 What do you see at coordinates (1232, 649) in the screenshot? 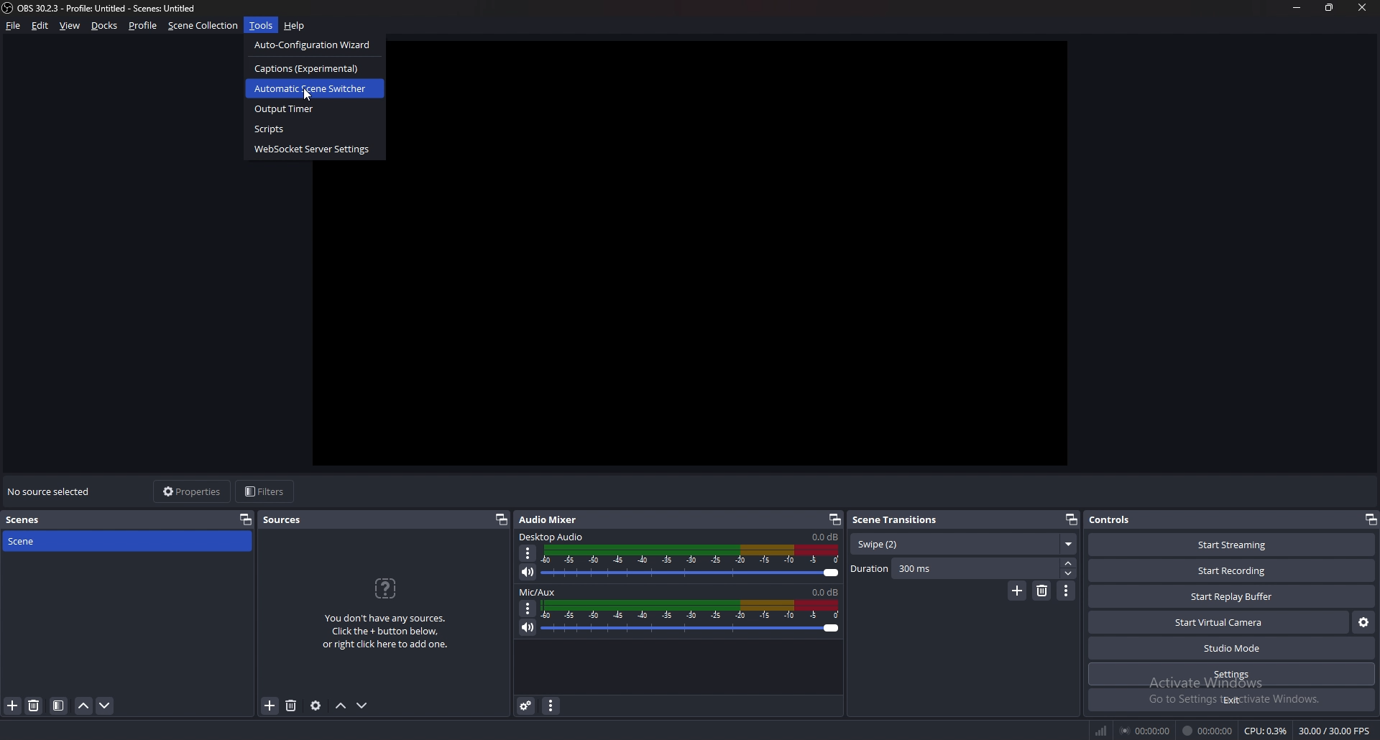
I see `studio mode` at bounding box center [1232, 649].